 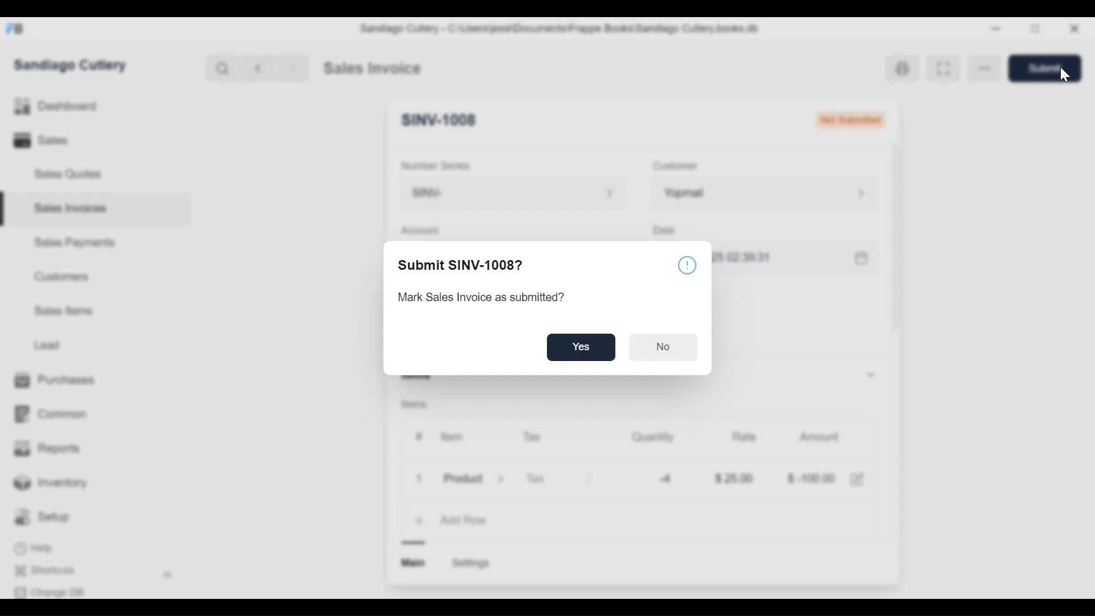 I want to click on !, so click(x=686, y=266).